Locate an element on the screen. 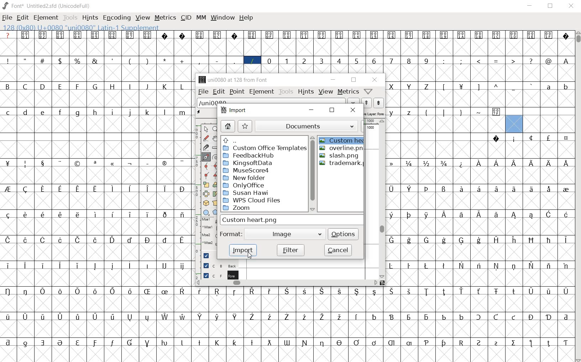  glyph slot is located at coordinates (513, 124).